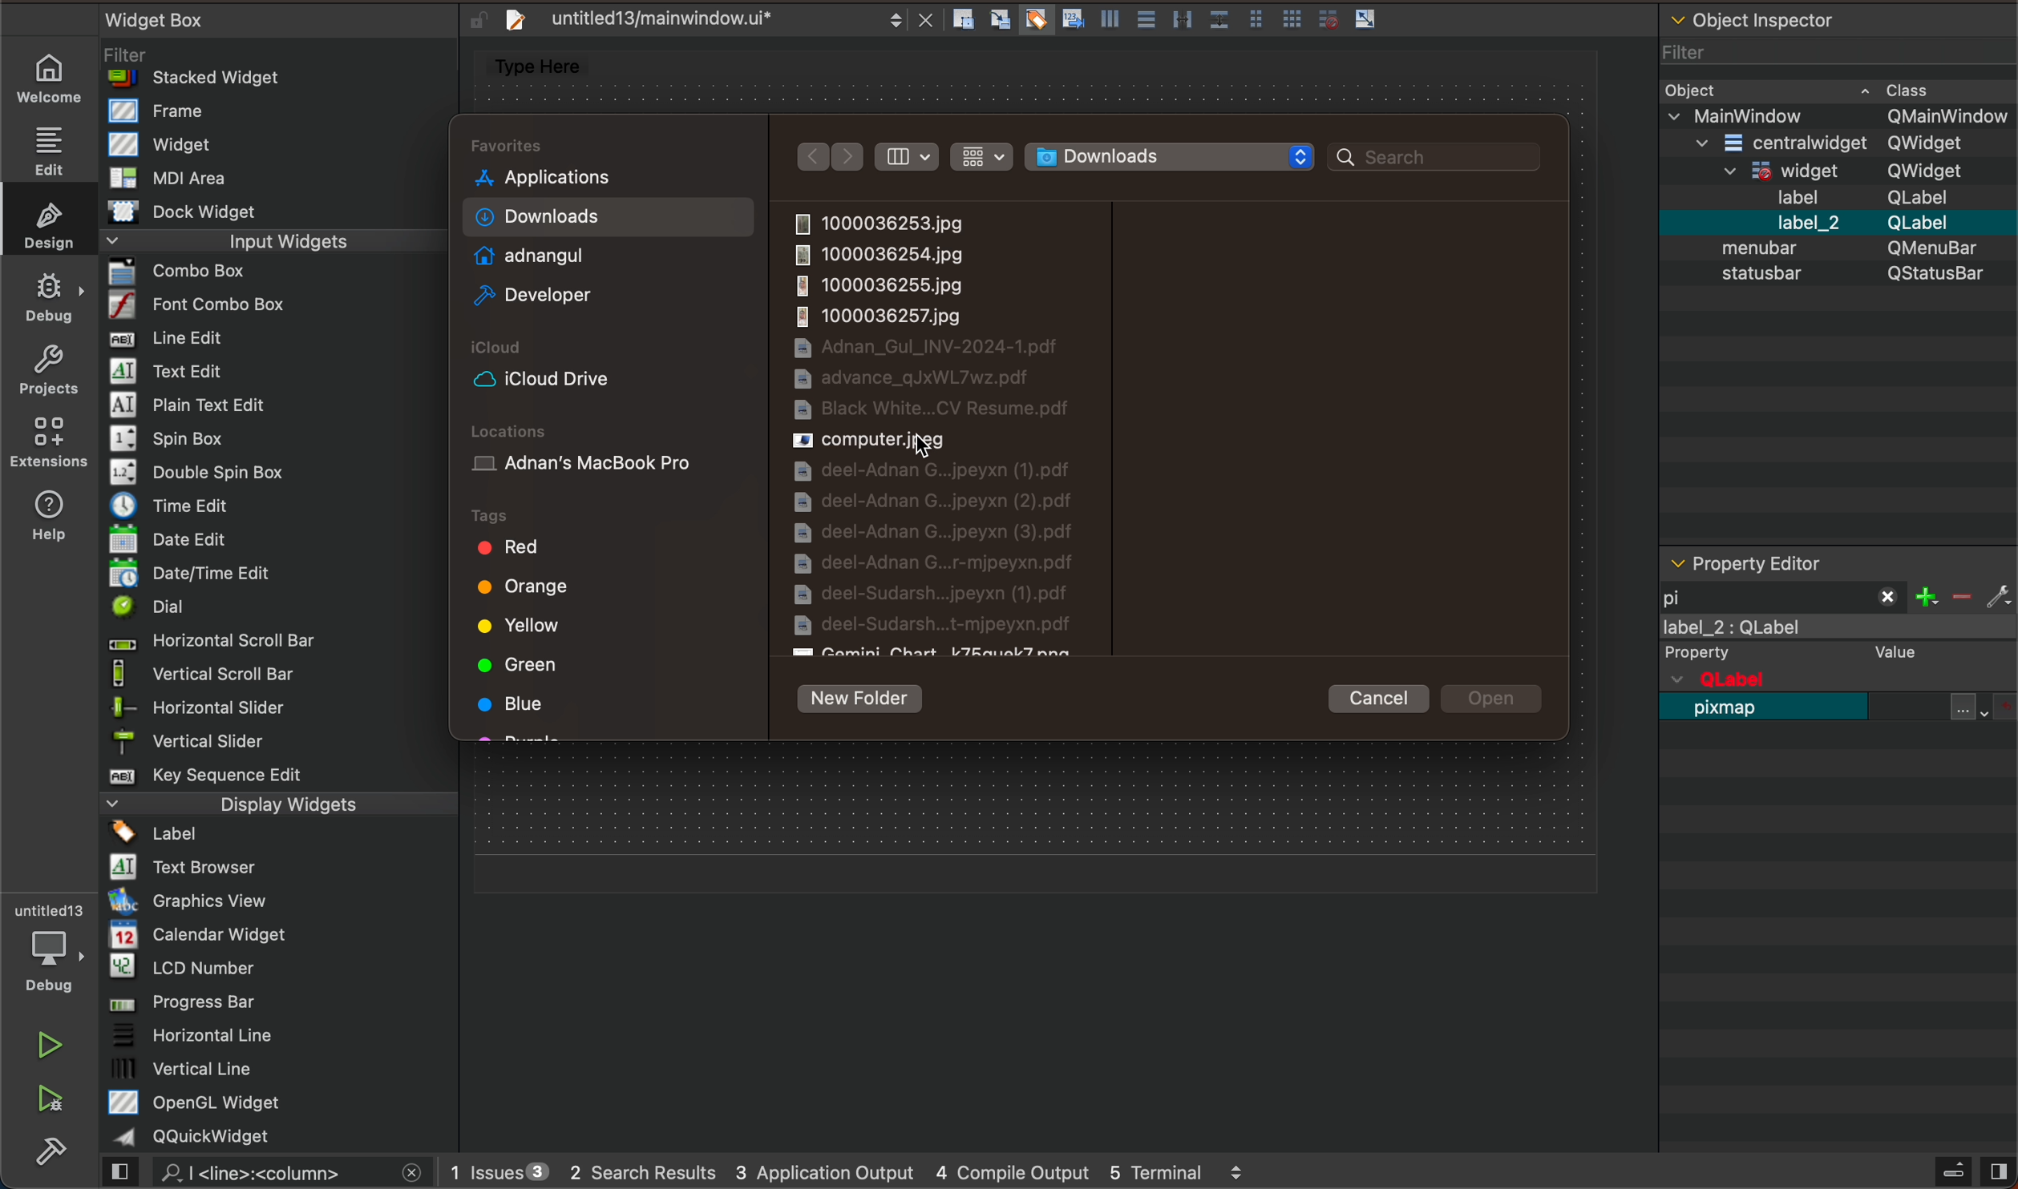 This screenshot has height=1189, width=2018. I want to click on , so click(987, 156).